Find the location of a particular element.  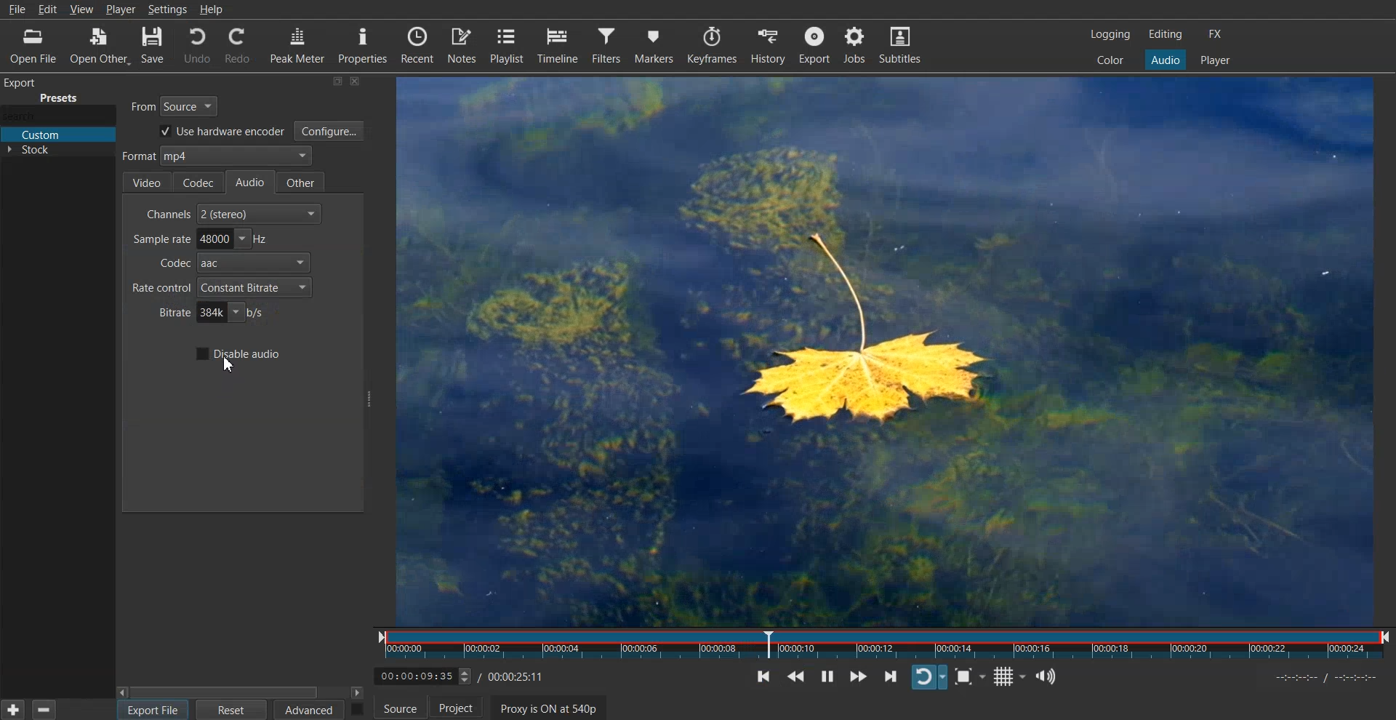

From Source is located at coordinates (176, 104).